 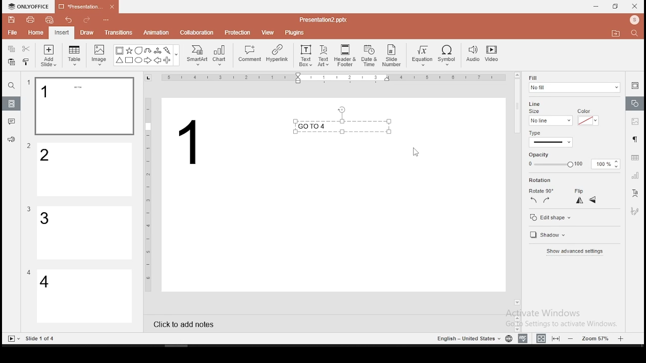 I want to click on support and feedback, so click(x=11, y=141).